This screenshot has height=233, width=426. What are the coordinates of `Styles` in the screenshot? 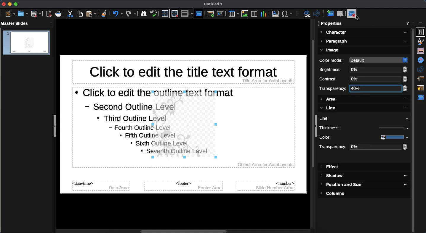 It's located at (422, 41).